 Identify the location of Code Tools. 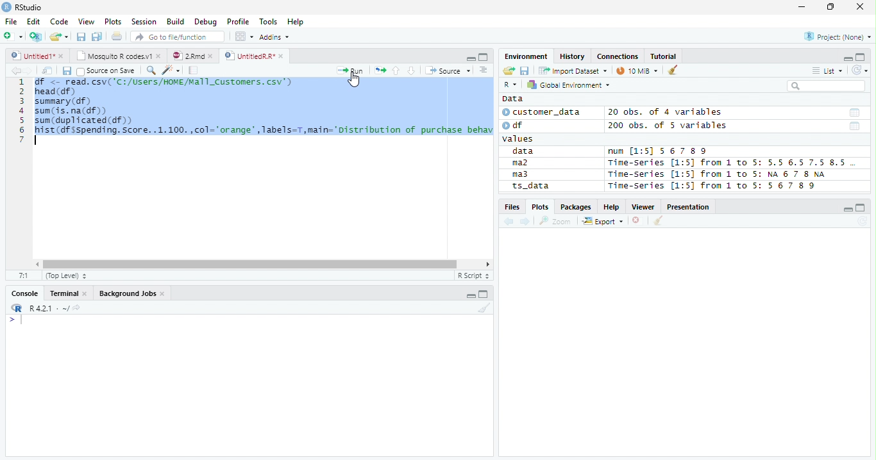
(171, 70).